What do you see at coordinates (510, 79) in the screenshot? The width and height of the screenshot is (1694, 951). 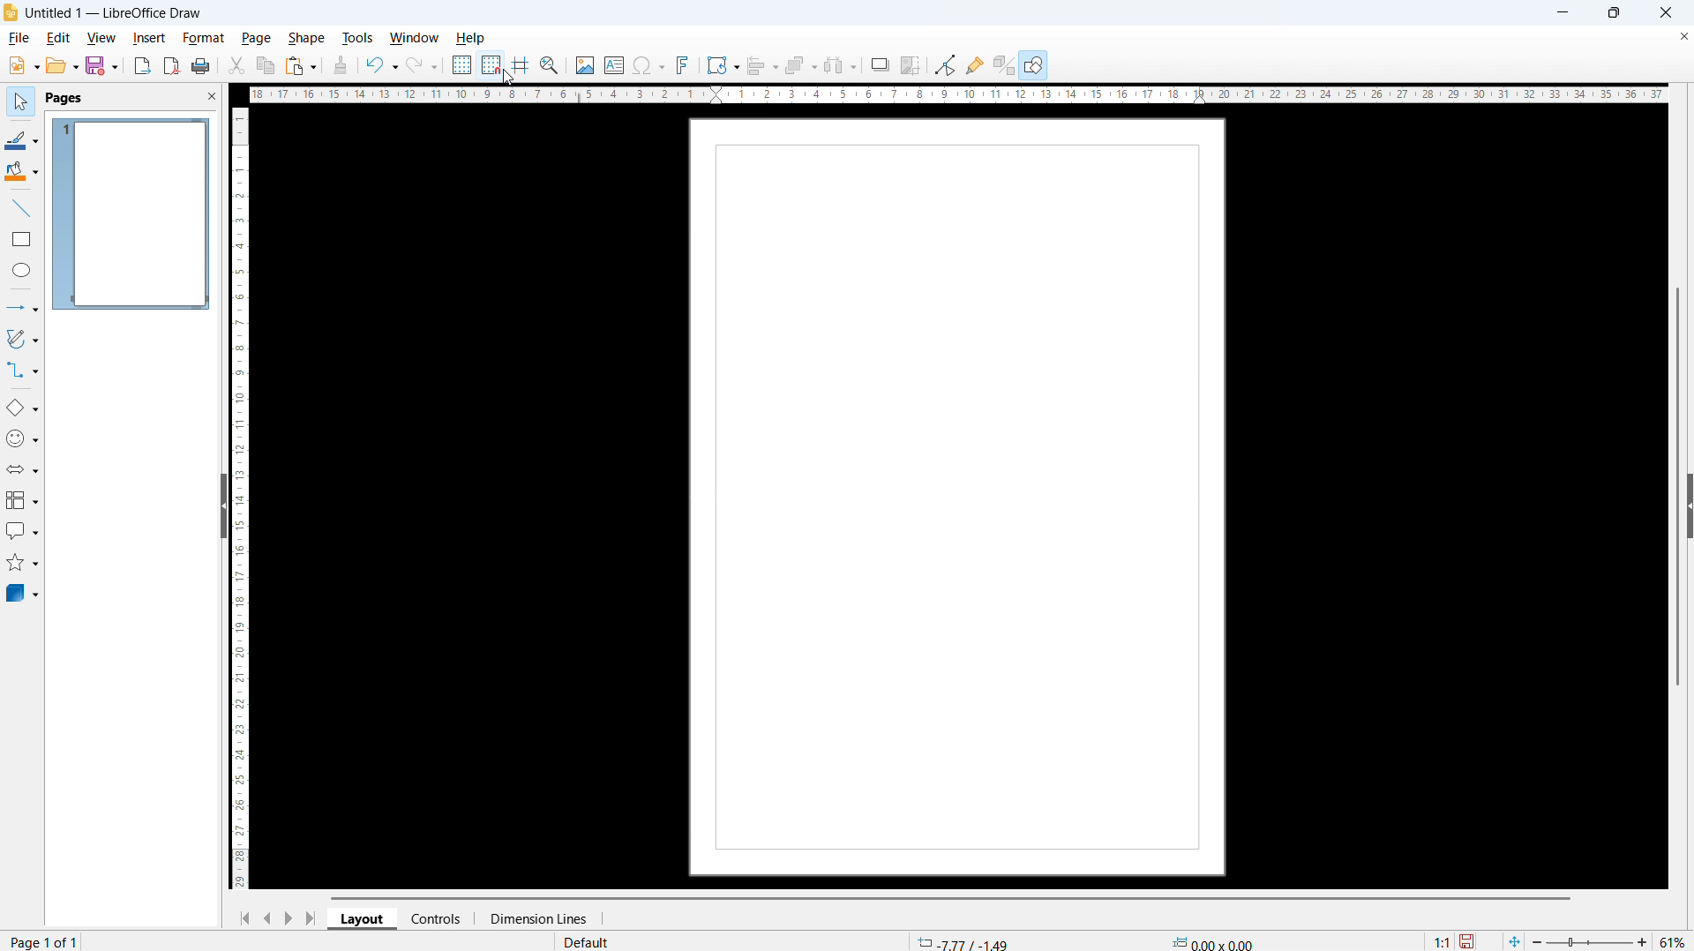 I see `Cursor ` at bounding box center [510, 79].